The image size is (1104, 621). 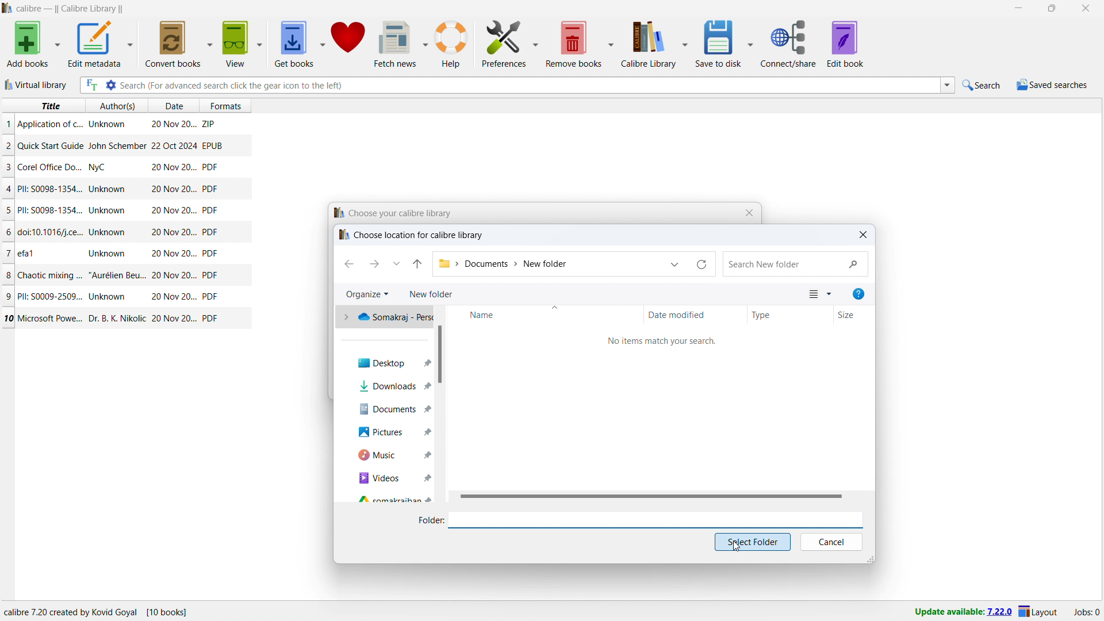 What do you see at coordinates (1017, 9) in the screenshot?
I see `minimize` at bounding box center [1017, 9].